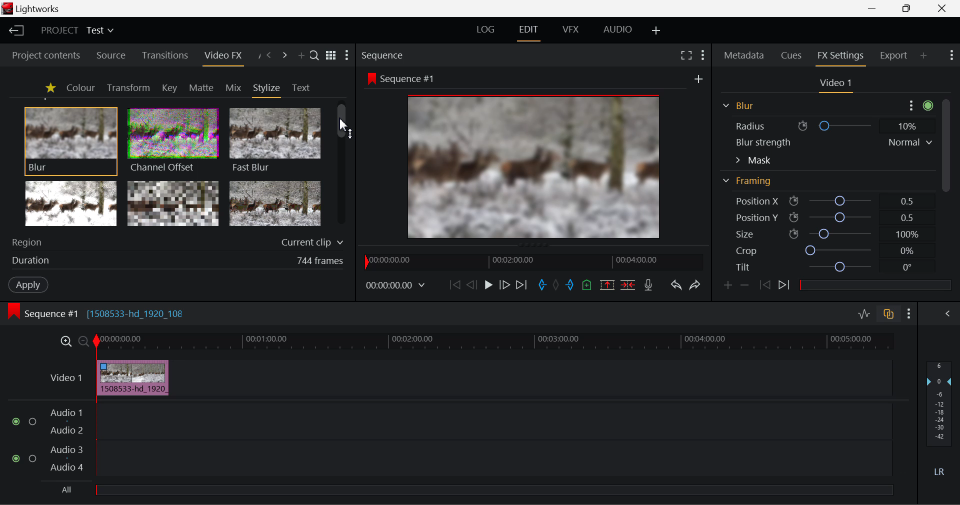 This screenshot has height=505, width=960. Describe the element at coordinates (384, 54) in the screenshot. I see `Sequence Preview Section` at that location.